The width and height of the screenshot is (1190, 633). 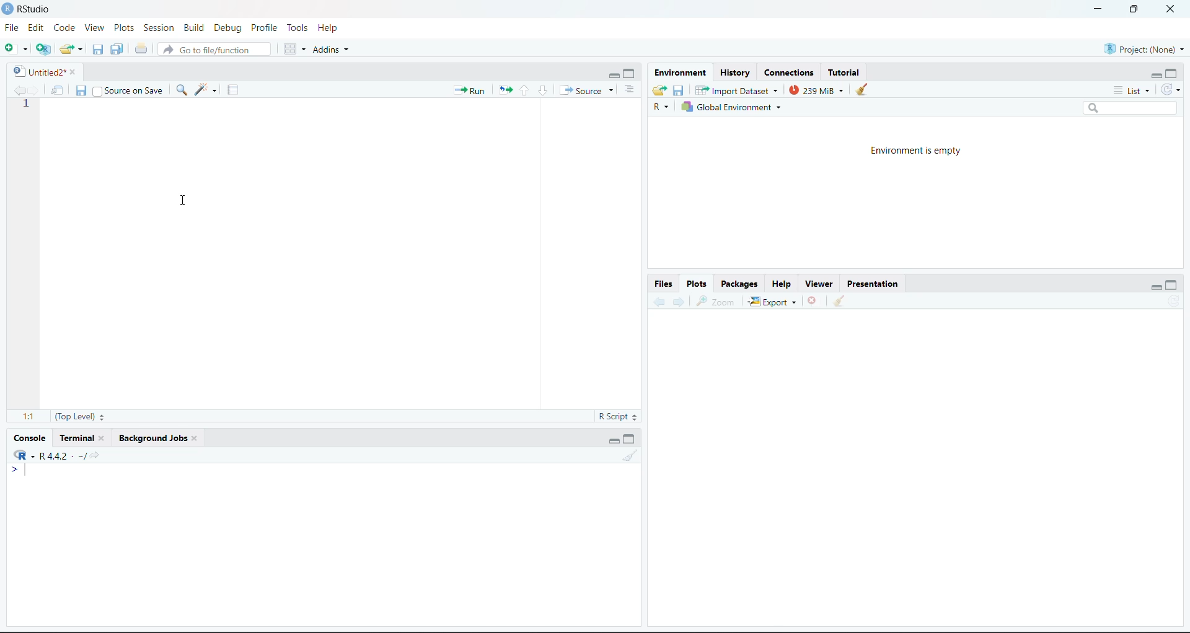 What do you see at coordinates (1155, 287) in the screenshot?
I see `Minimize` at bounding box center [1155, 287].